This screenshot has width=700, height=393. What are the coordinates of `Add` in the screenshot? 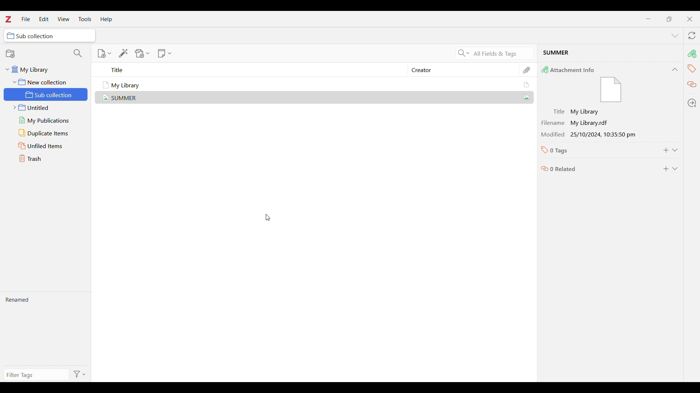 It's located at (666, 150).